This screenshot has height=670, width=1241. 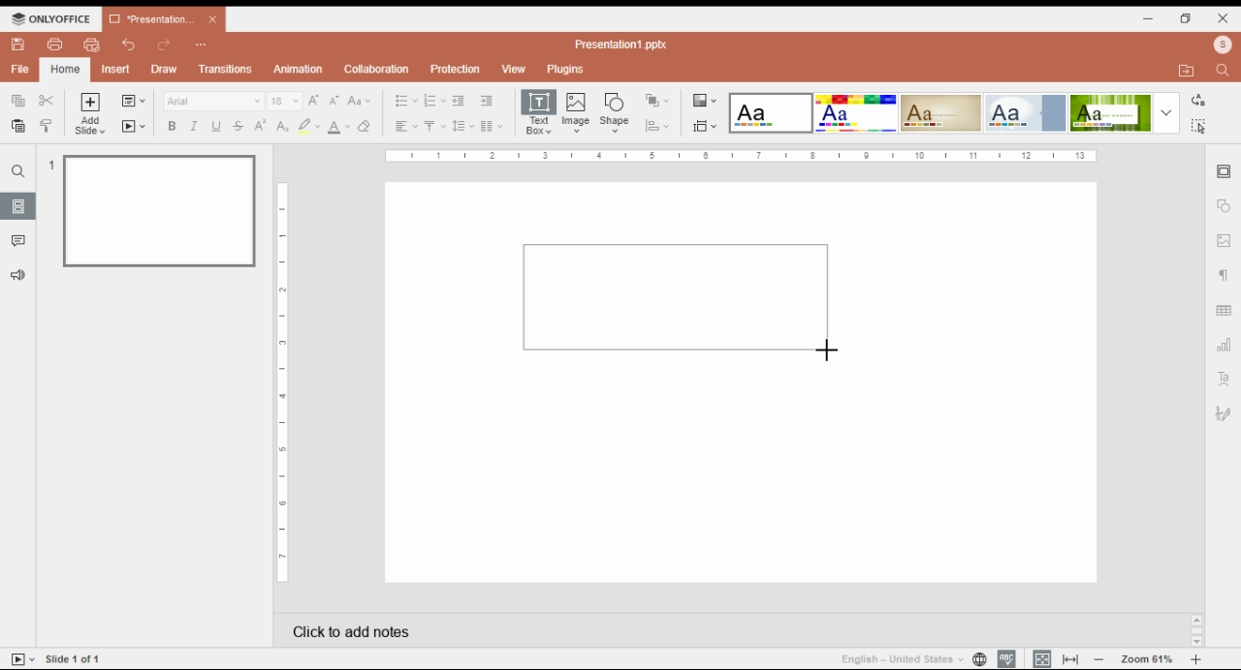 I want to click on increment font size, so click(x=315, y=99).